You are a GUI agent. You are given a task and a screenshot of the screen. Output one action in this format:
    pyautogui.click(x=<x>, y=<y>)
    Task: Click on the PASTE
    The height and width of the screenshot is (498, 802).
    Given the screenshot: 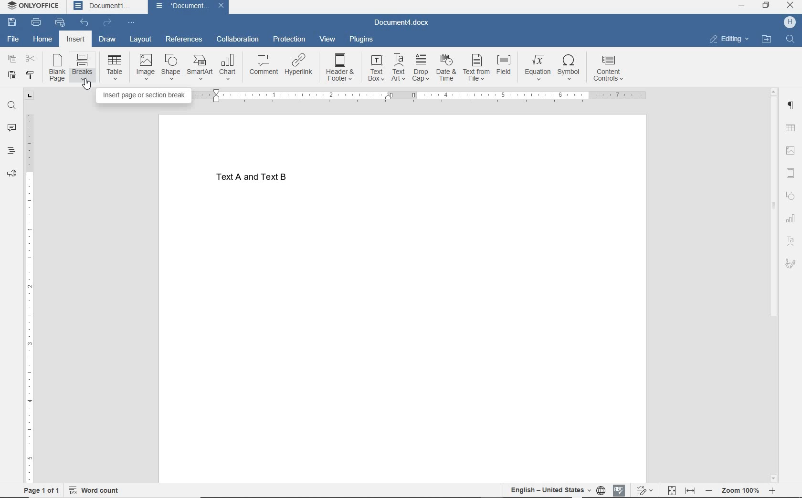 What is the action you would take?
    pyautogui.click(x=12, y=75)
    